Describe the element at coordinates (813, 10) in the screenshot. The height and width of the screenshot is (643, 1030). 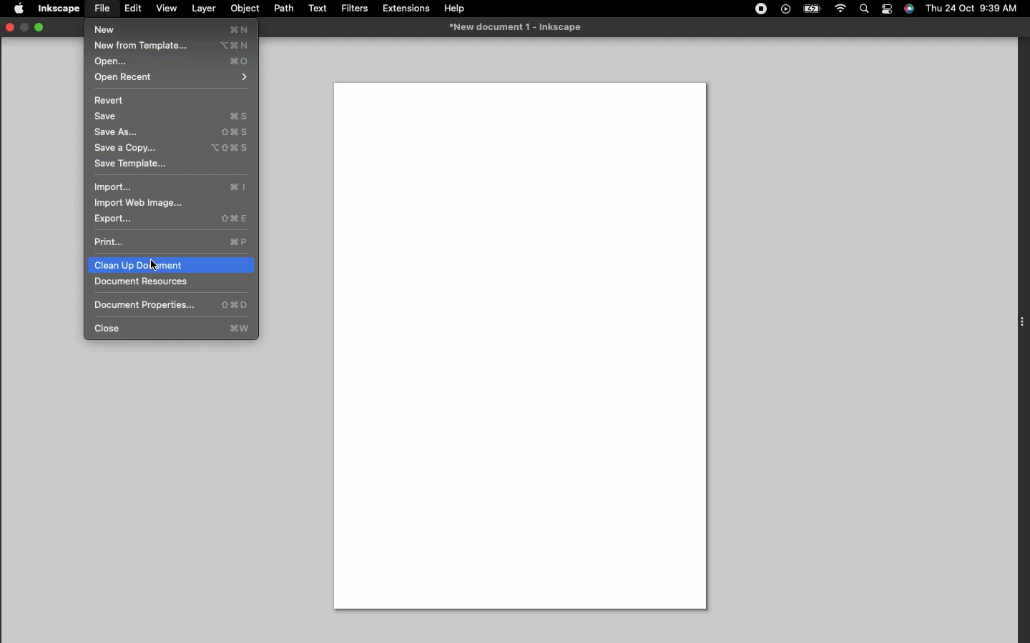
I see `Charge` at that location.